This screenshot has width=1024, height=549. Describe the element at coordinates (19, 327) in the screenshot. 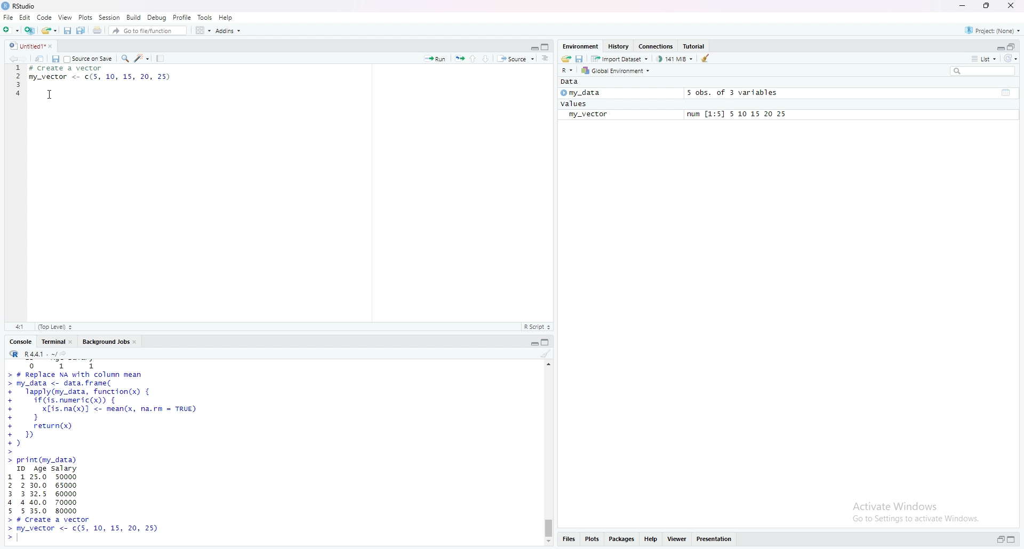

I see `4:1` at that location.